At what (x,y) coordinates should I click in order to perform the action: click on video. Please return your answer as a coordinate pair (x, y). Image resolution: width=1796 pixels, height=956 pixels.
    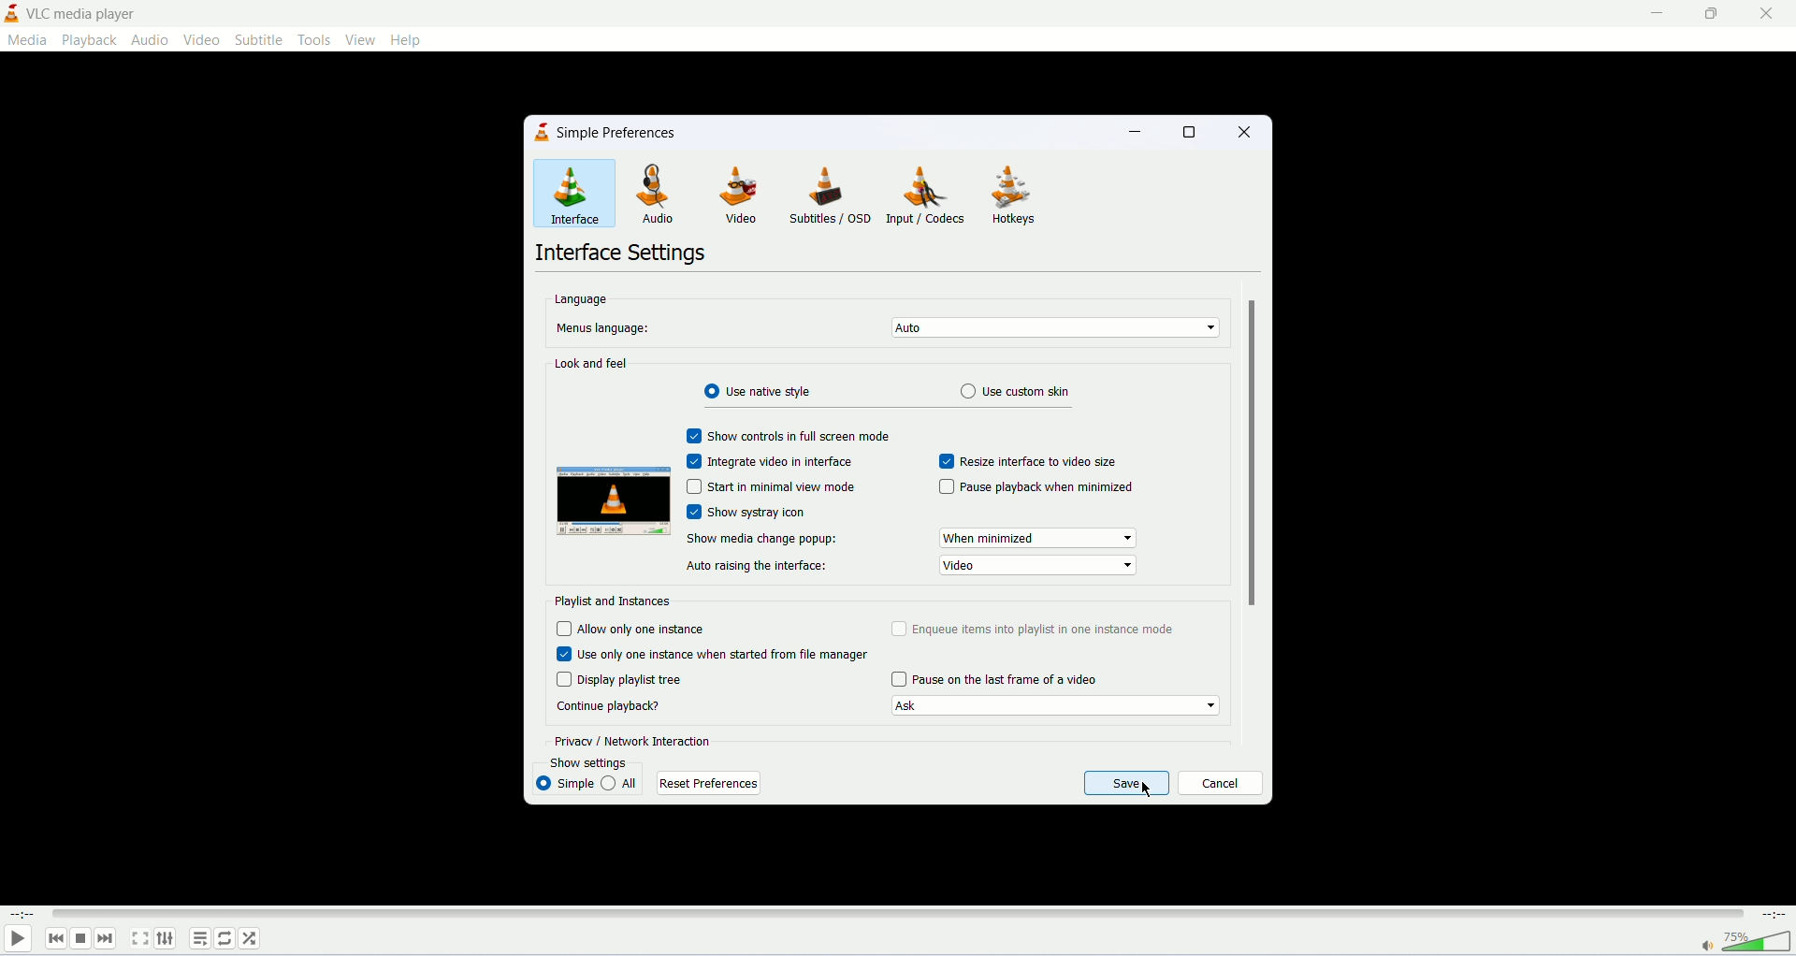
    Looking at the image, I should click on (200, 39).